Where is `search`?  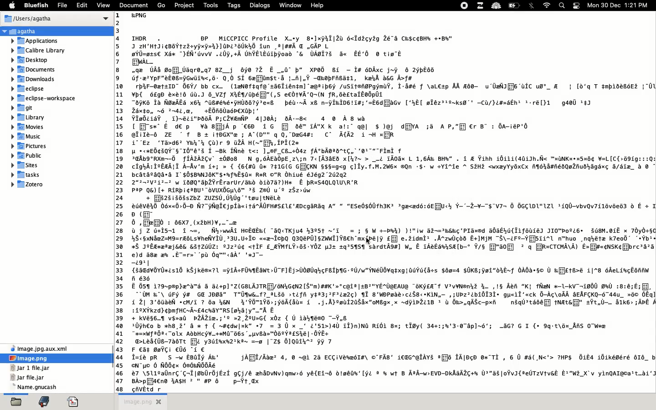 search is located at coordinates (562, 5).